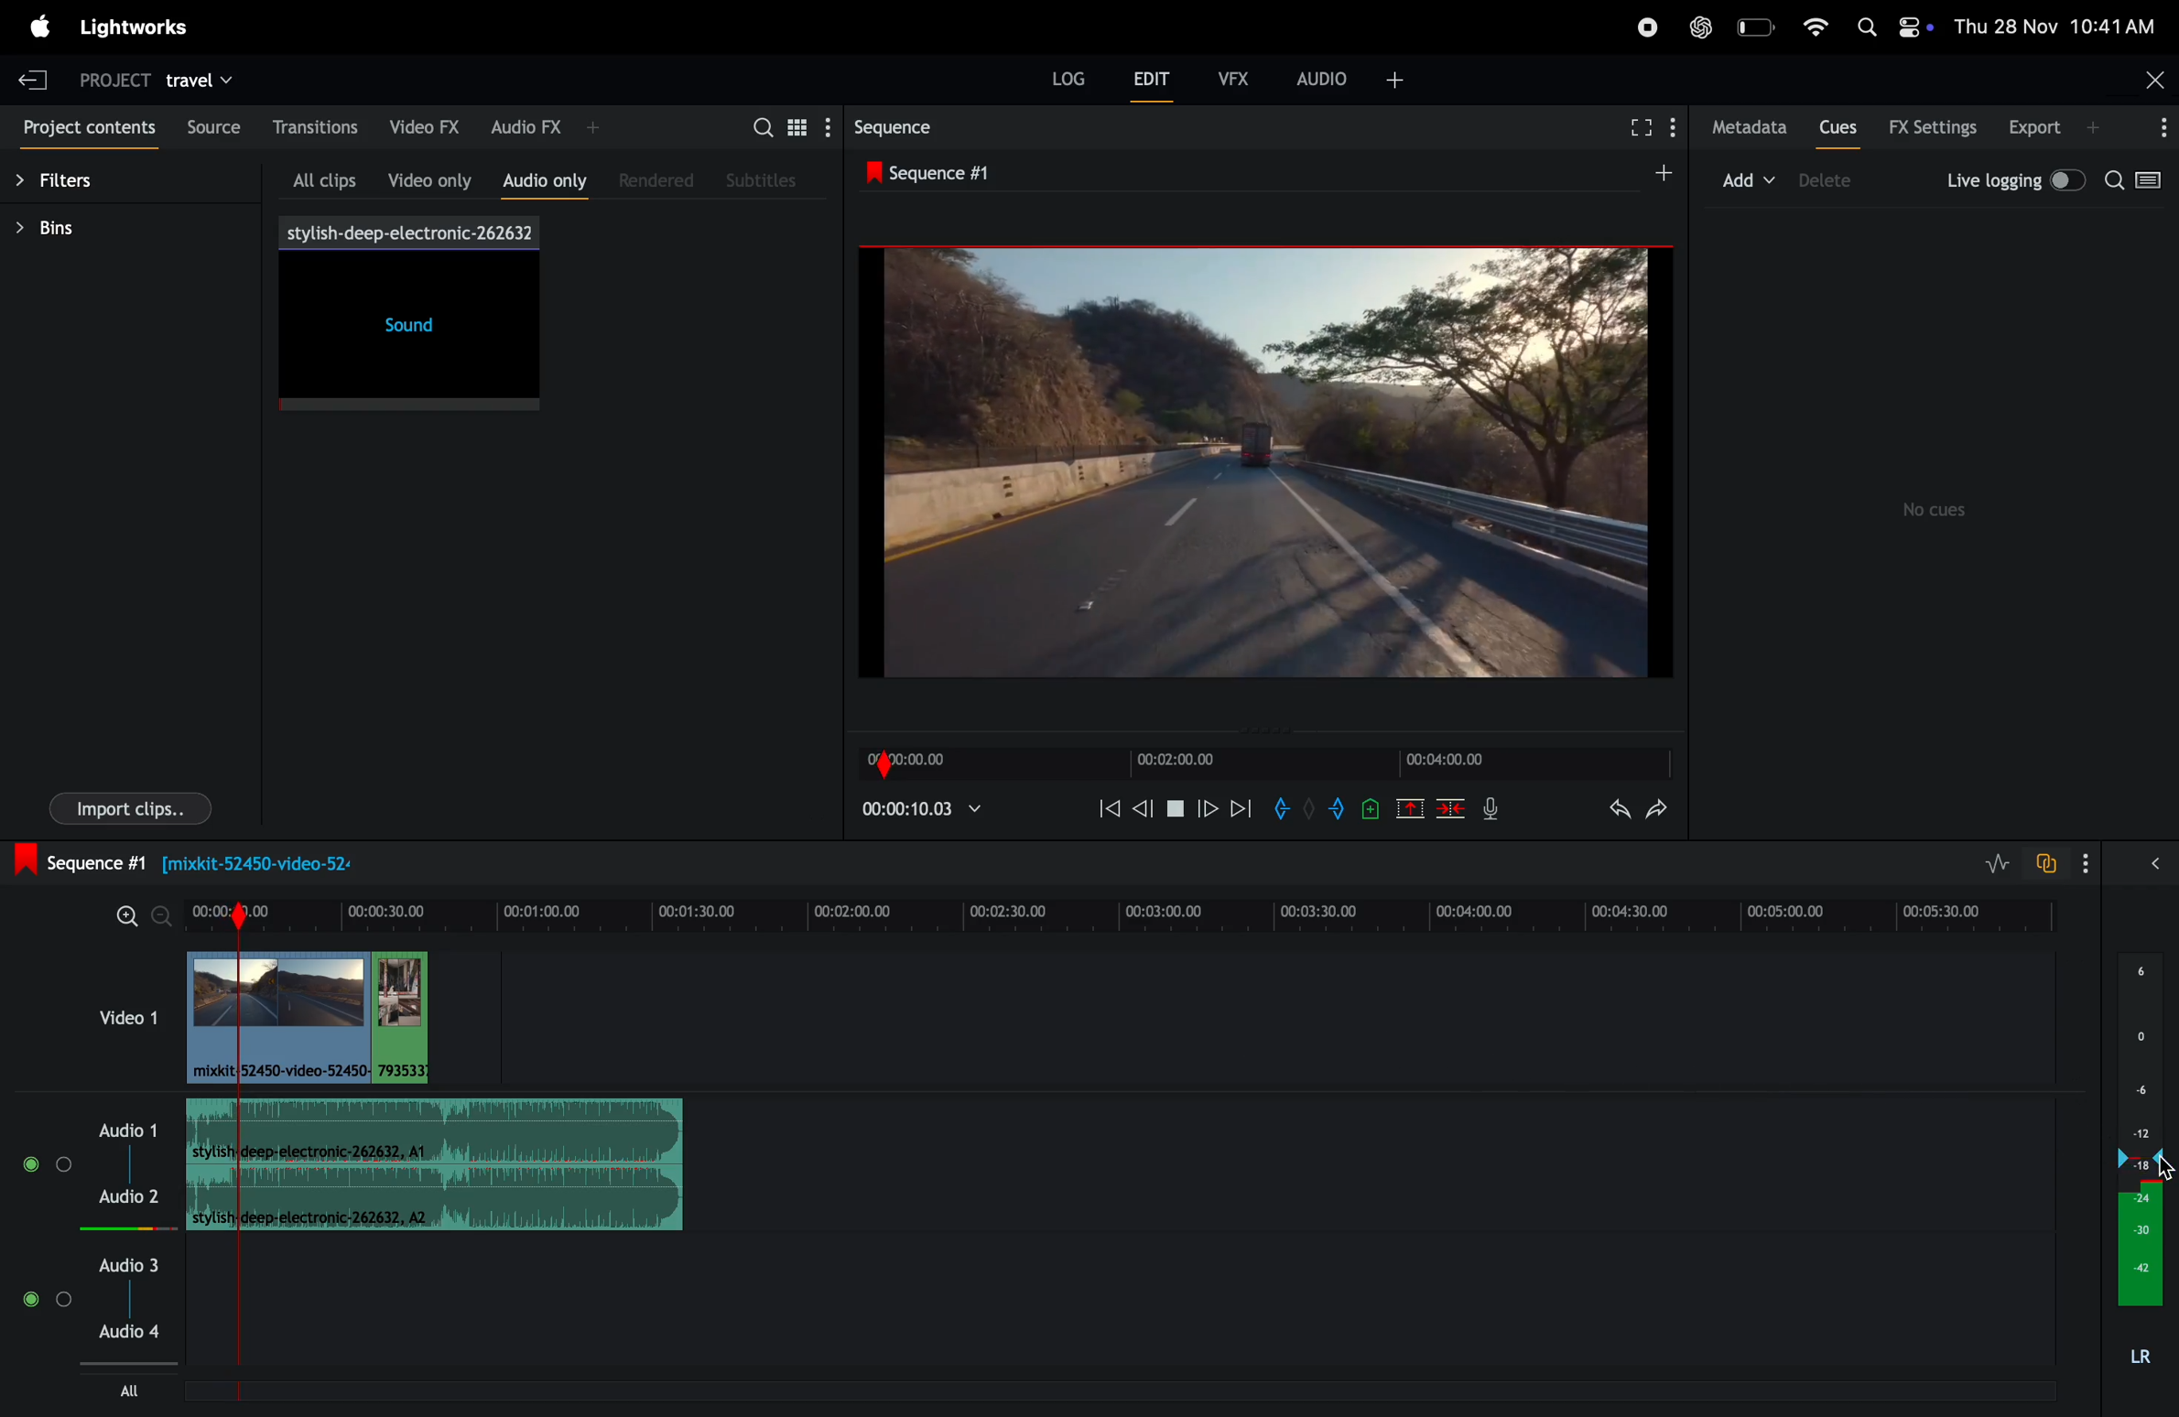  What do you see at coordinates (1369, 812) in the screenshot?
I see `add cue to position` at bounding box center [1369, 812].